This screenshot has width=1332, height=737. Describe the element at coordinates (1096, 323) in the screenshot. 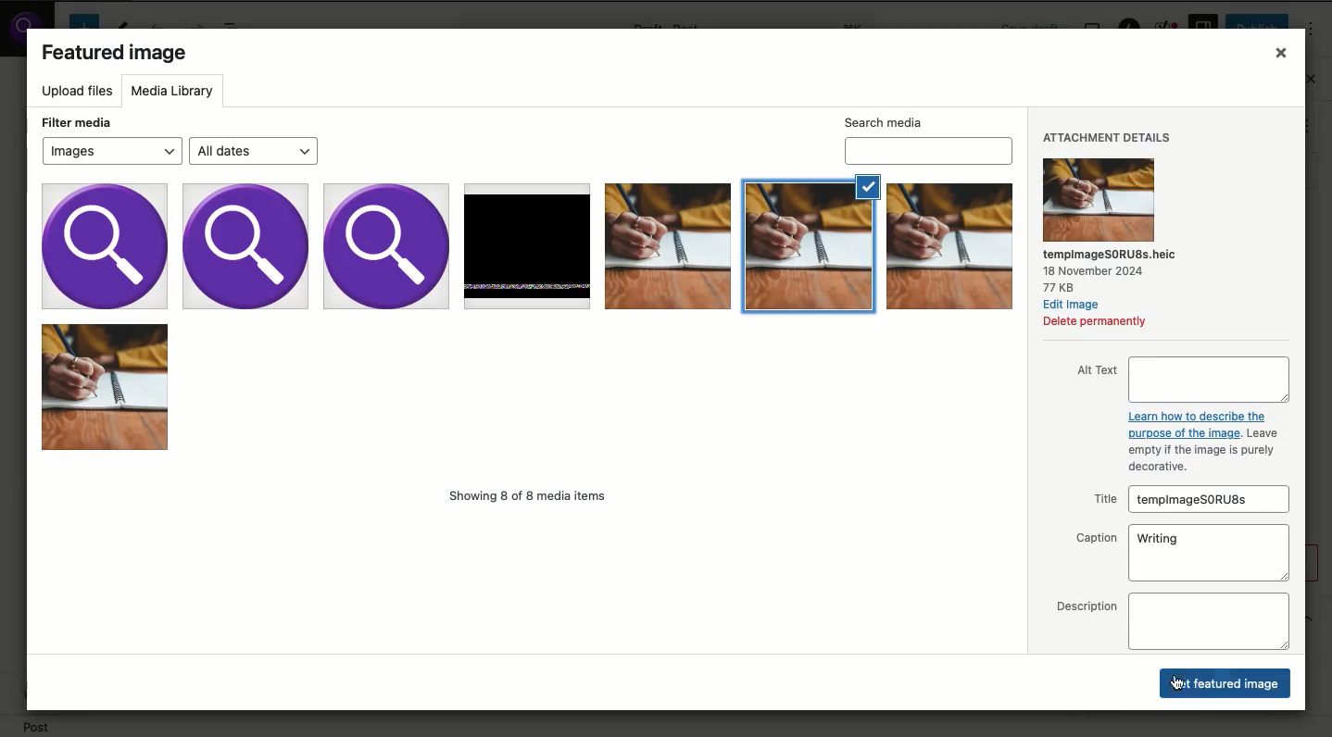

I see `Delete permanently ` at that location.